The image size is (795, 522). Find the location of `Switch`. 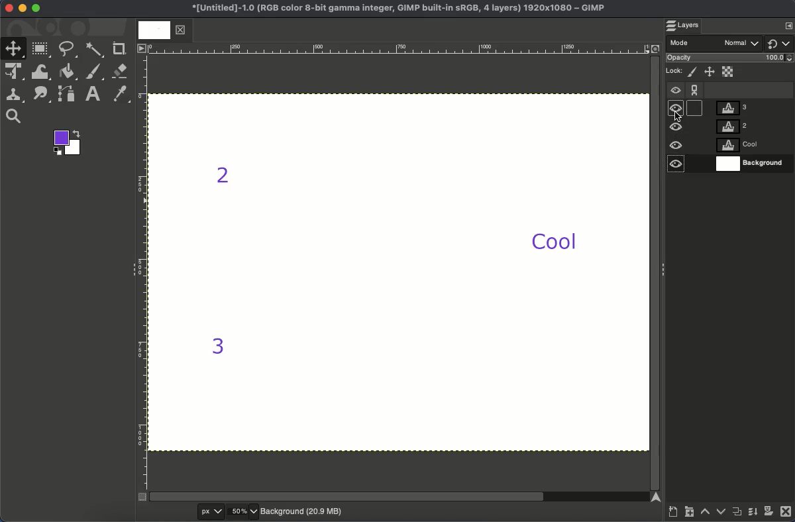

Switch is located at coordinates (780, 43).